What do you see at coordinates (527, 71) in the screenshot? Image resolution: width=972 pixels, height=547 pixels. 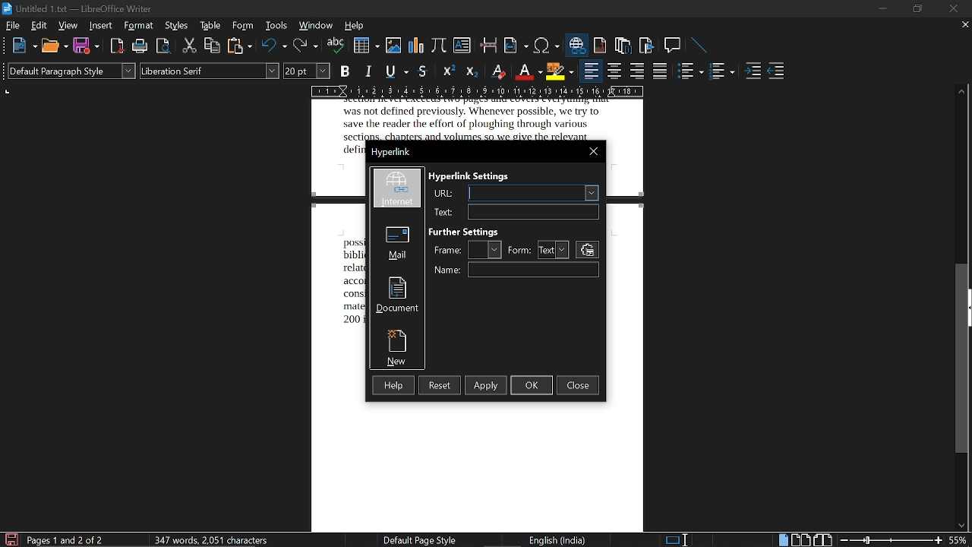 I see `font color` at bounding box center [527, 71].